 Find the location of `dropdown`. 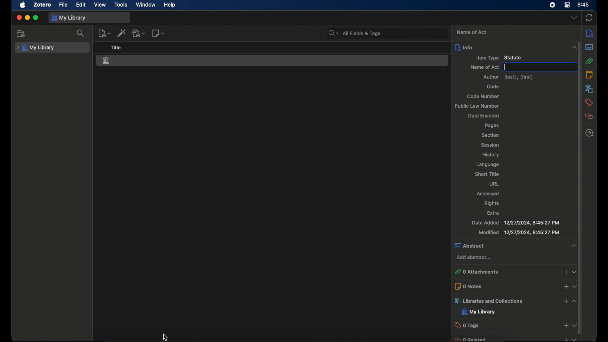

dropdown is located at coordinates (574, 272).